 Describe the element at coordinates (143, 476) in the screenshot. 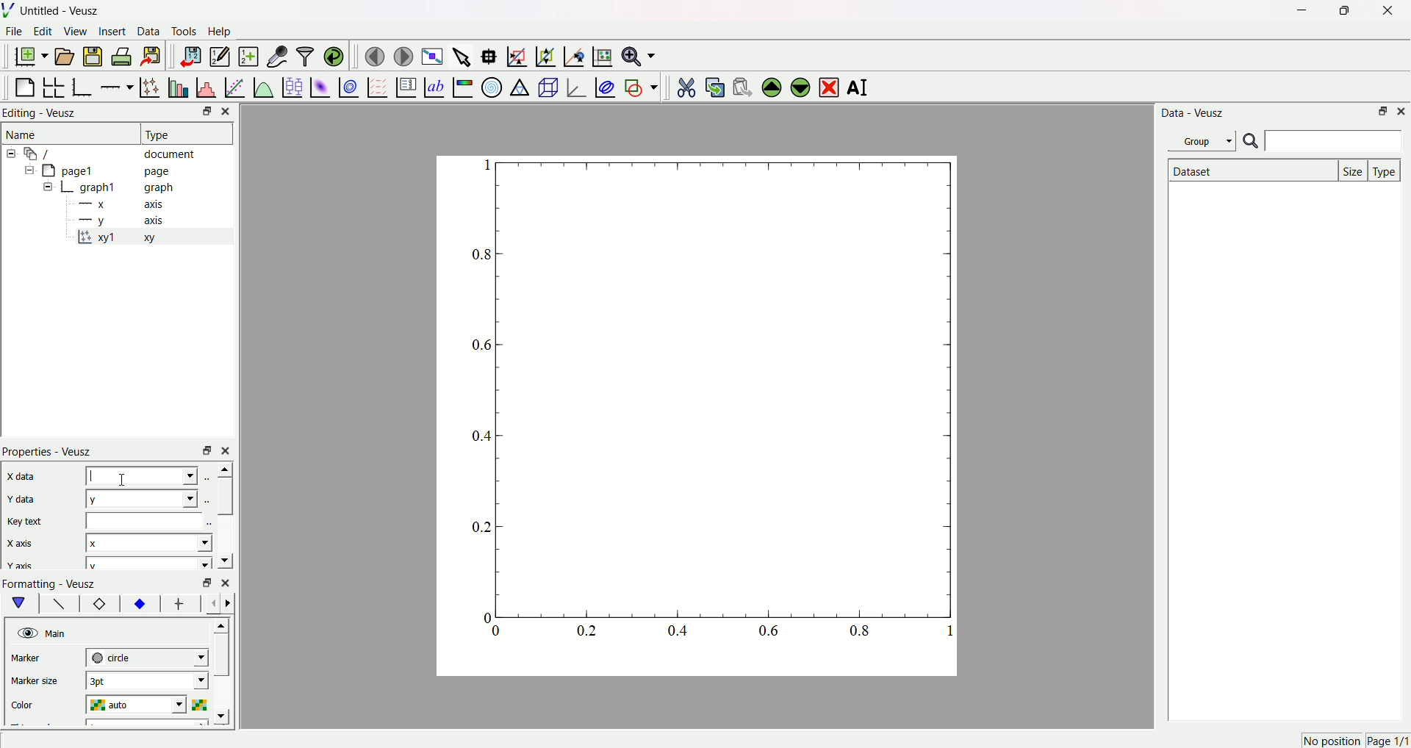

I see `x` at that location.